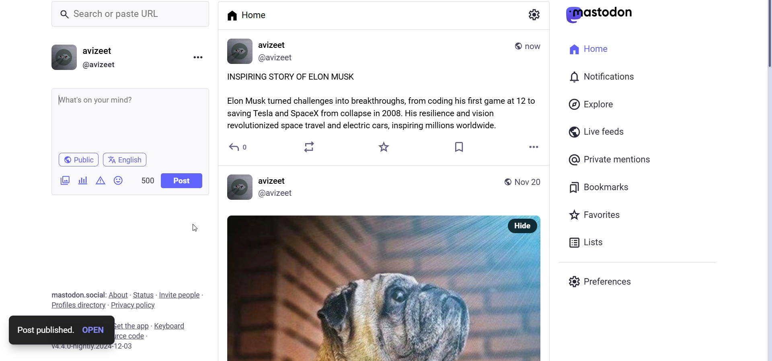 The height and width of the screenshot is (361, 772). What do you see at coordinates (196, 228) in the screenshot?
I see `cursor` at bounding box center [196, 228].